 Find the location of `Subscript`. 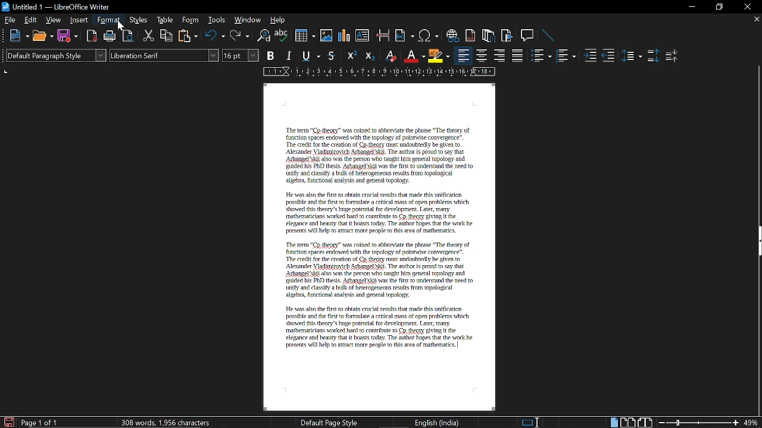

Subscript is located at coordinates (370, 55).